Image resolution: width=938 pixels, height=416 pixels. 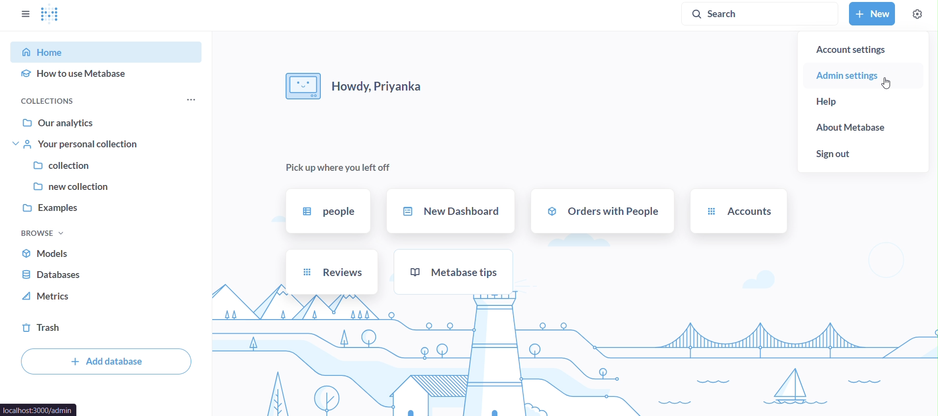 What do you see at coordinates (108, 166) in the screenshot?
I see `collection` at bounding box center [108, 166].